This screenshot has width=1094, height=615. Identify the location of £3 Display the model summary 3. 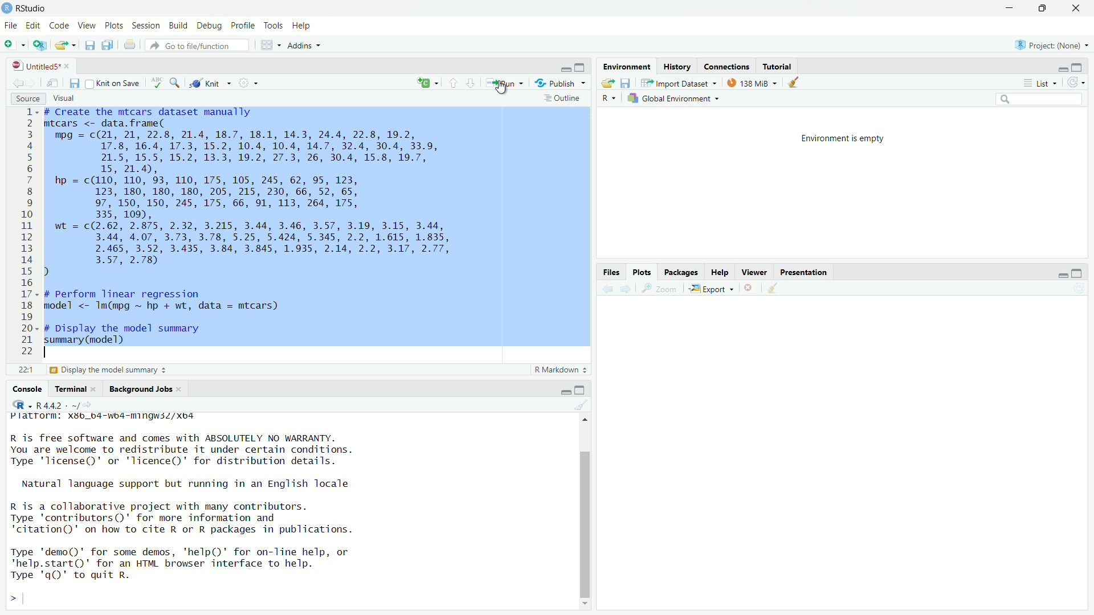
(107, 371).